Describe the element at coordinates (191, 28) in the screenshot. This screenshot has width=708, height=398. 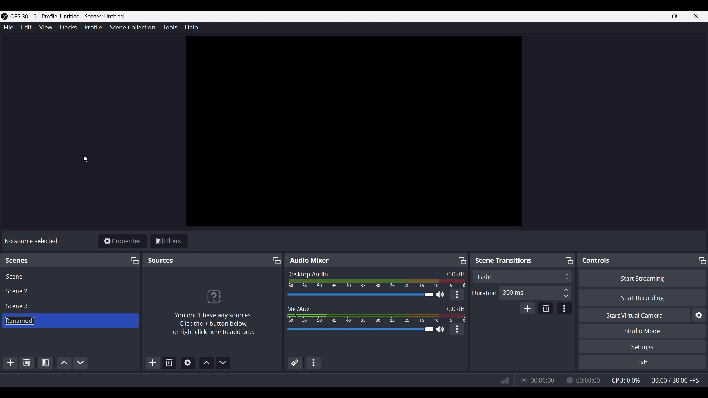
I see `Help` at that location.